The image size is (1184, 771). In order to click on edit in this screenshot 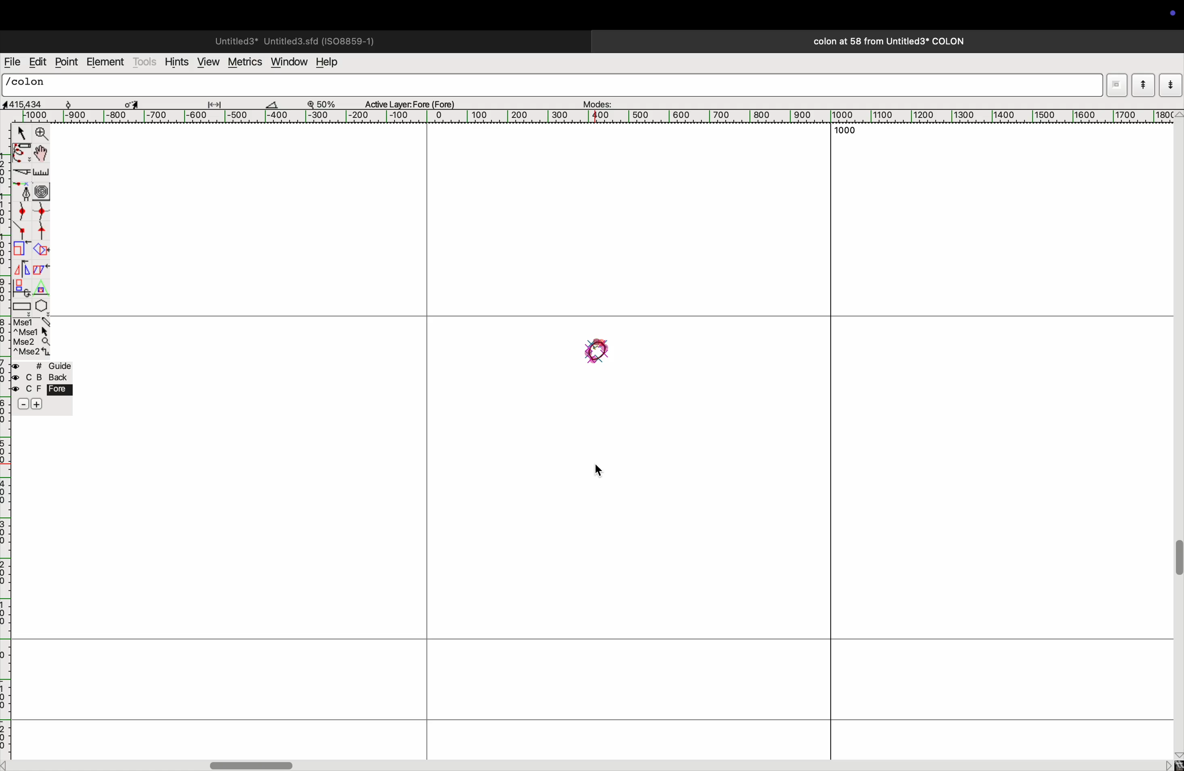, I will do `click(37, 62)`.